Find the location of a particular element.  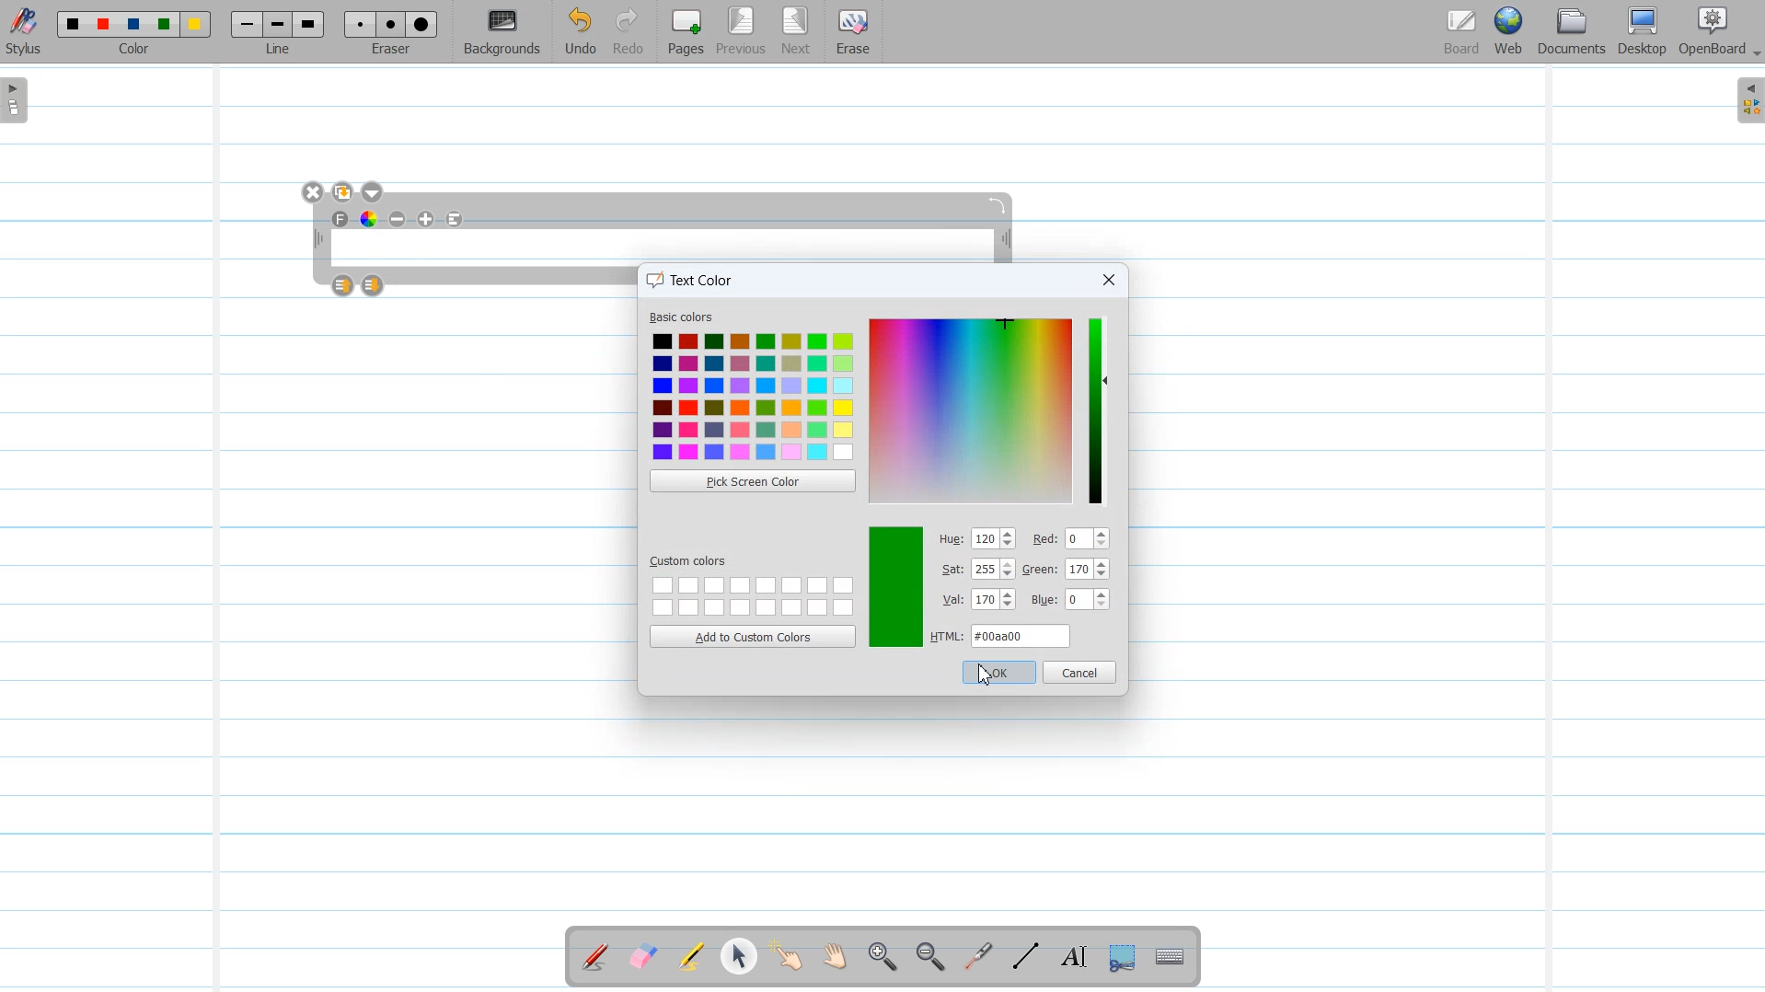

Color adjuster is located at coordinates (1070, 571).